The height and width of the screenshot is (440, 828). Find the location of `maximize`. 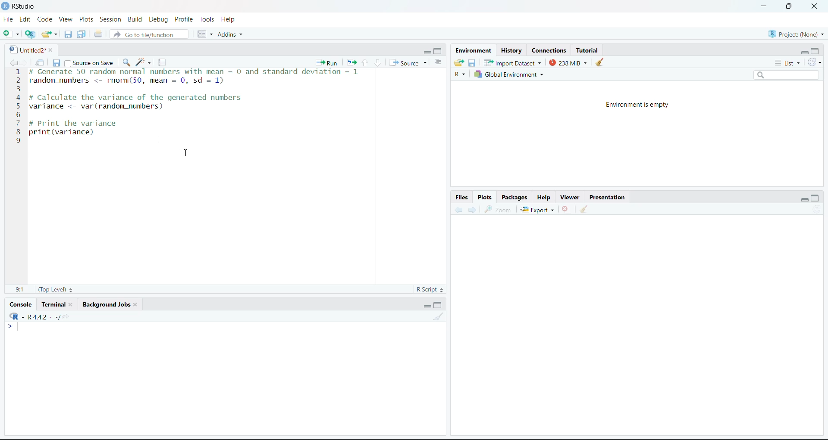

maximize is located at coordinates (815, 198).